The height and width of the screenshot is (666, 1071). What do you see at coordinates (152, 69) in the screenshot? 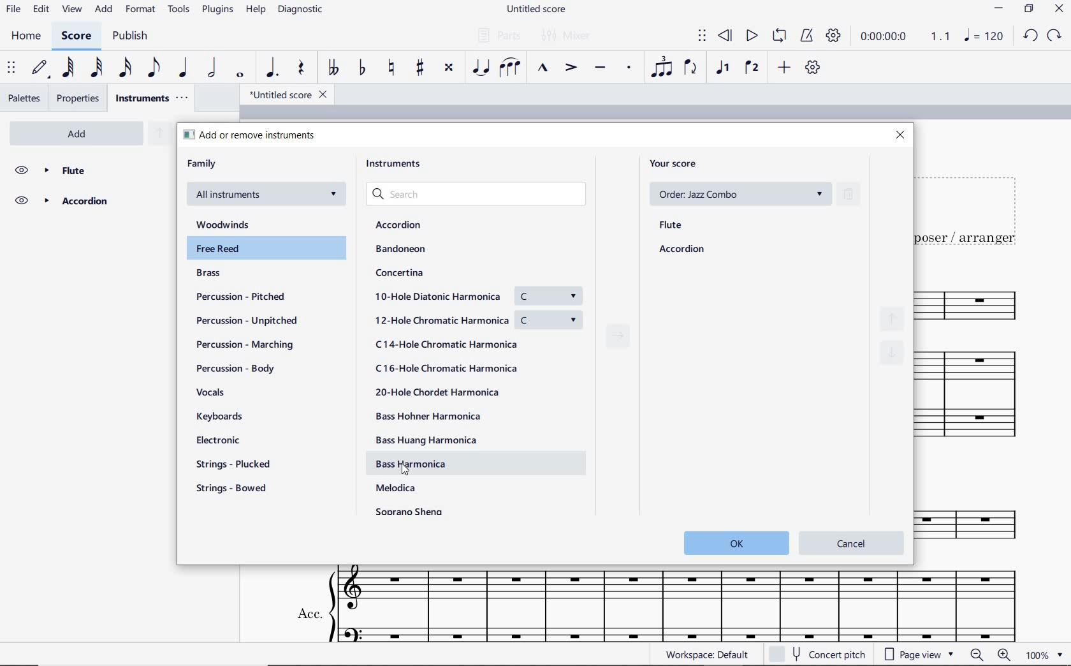
I see `eighth note` at bounding box center [152, 69].